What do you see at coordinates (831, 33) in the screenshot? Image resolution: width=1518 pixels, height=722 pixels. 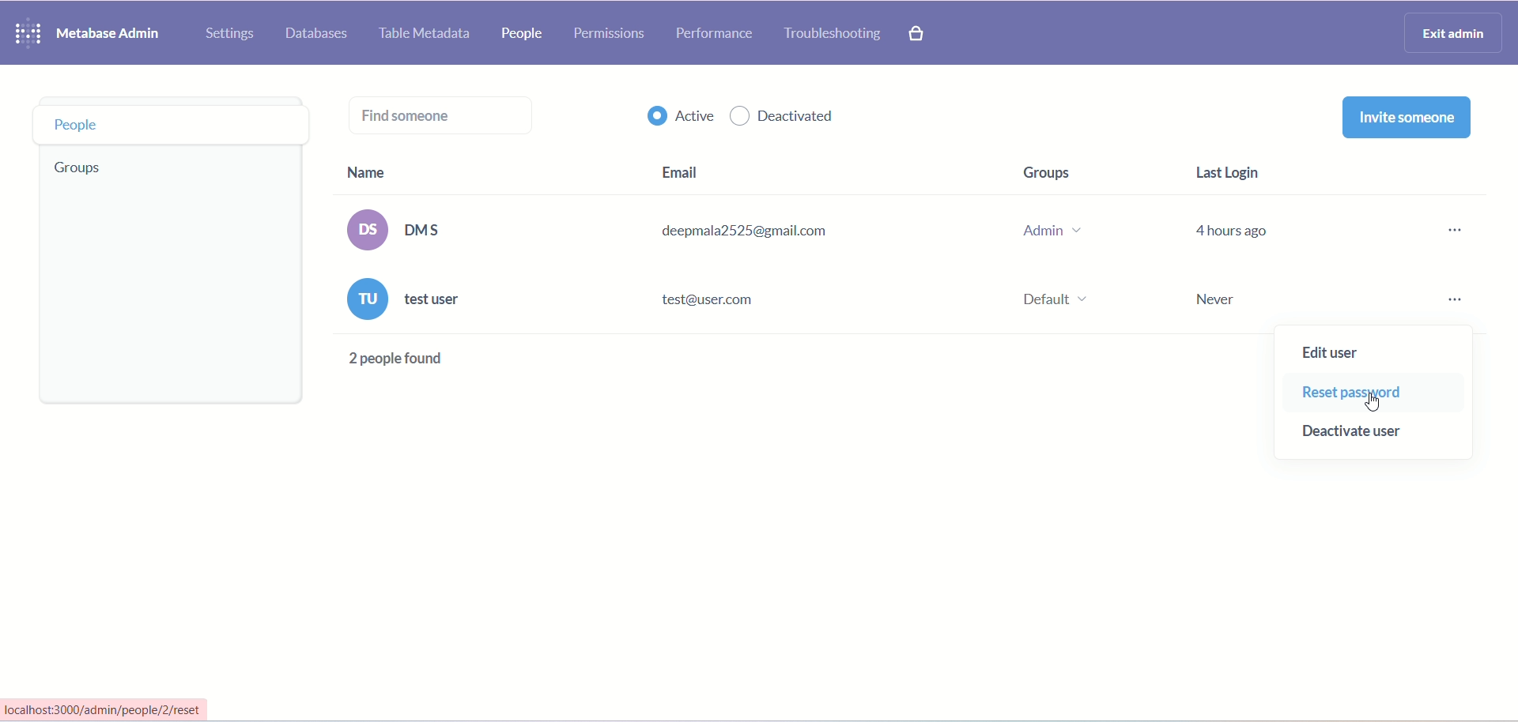 I see `troubleshooting` at bounding box center [831, 33].